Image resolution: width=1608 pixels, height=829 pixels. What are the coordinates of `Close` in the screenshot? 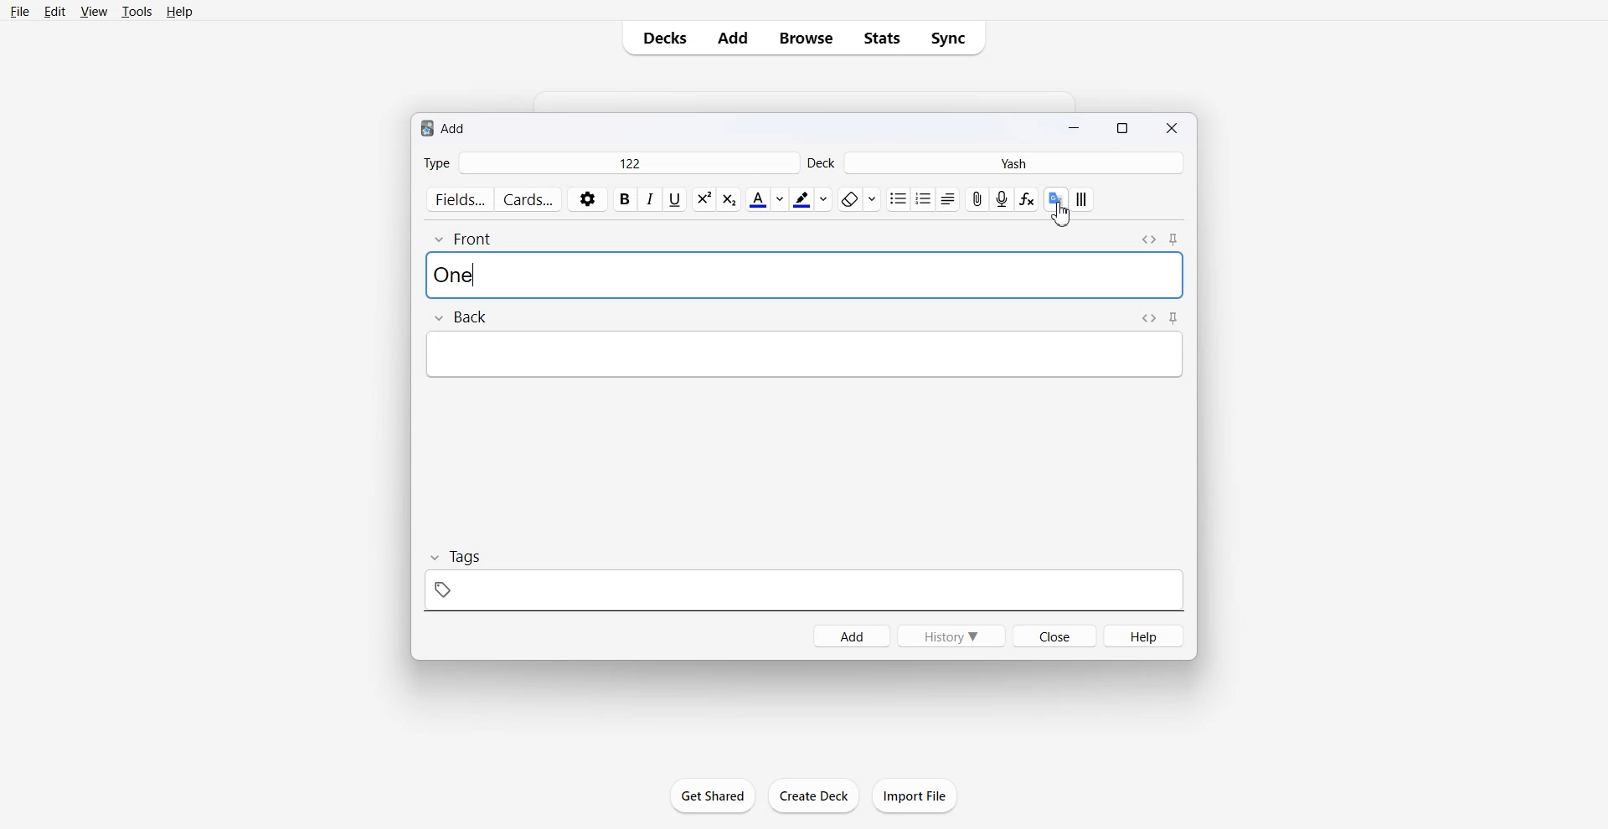 It's located at (1171, 127).